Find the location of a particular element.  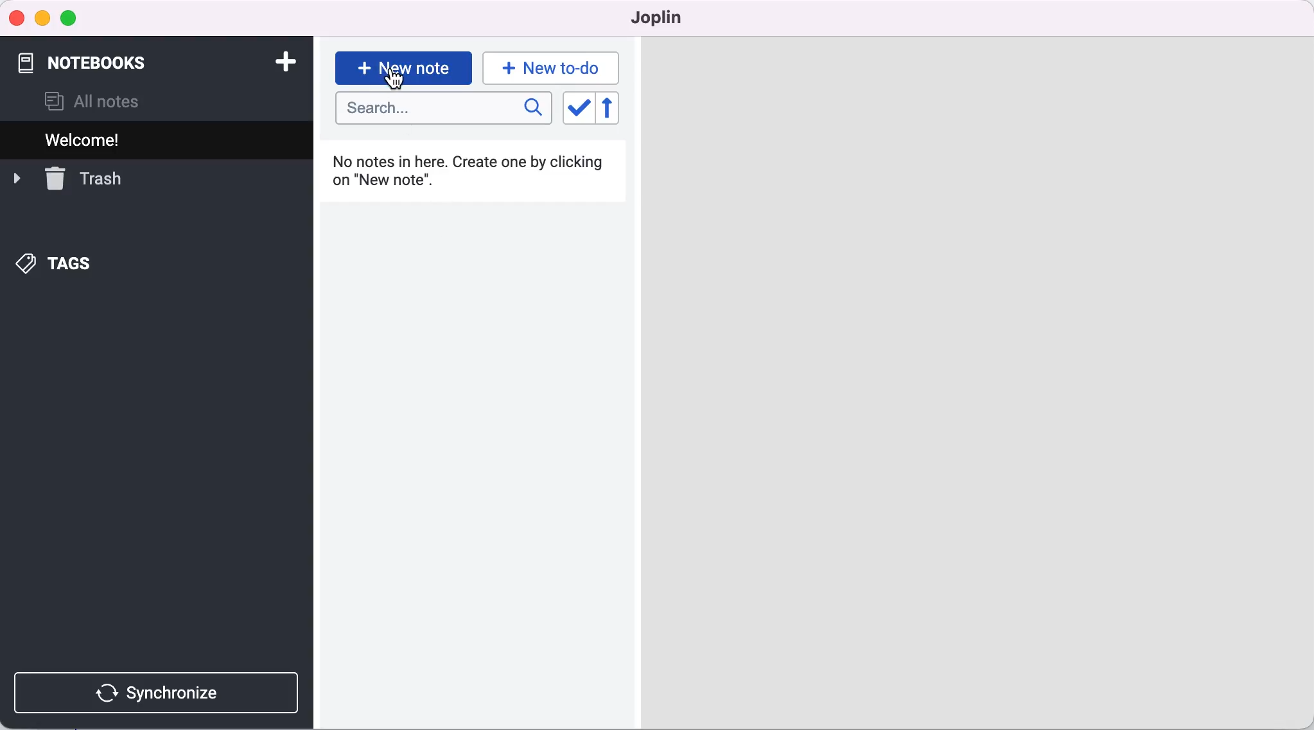

new note is located at coordinates (403, 64).